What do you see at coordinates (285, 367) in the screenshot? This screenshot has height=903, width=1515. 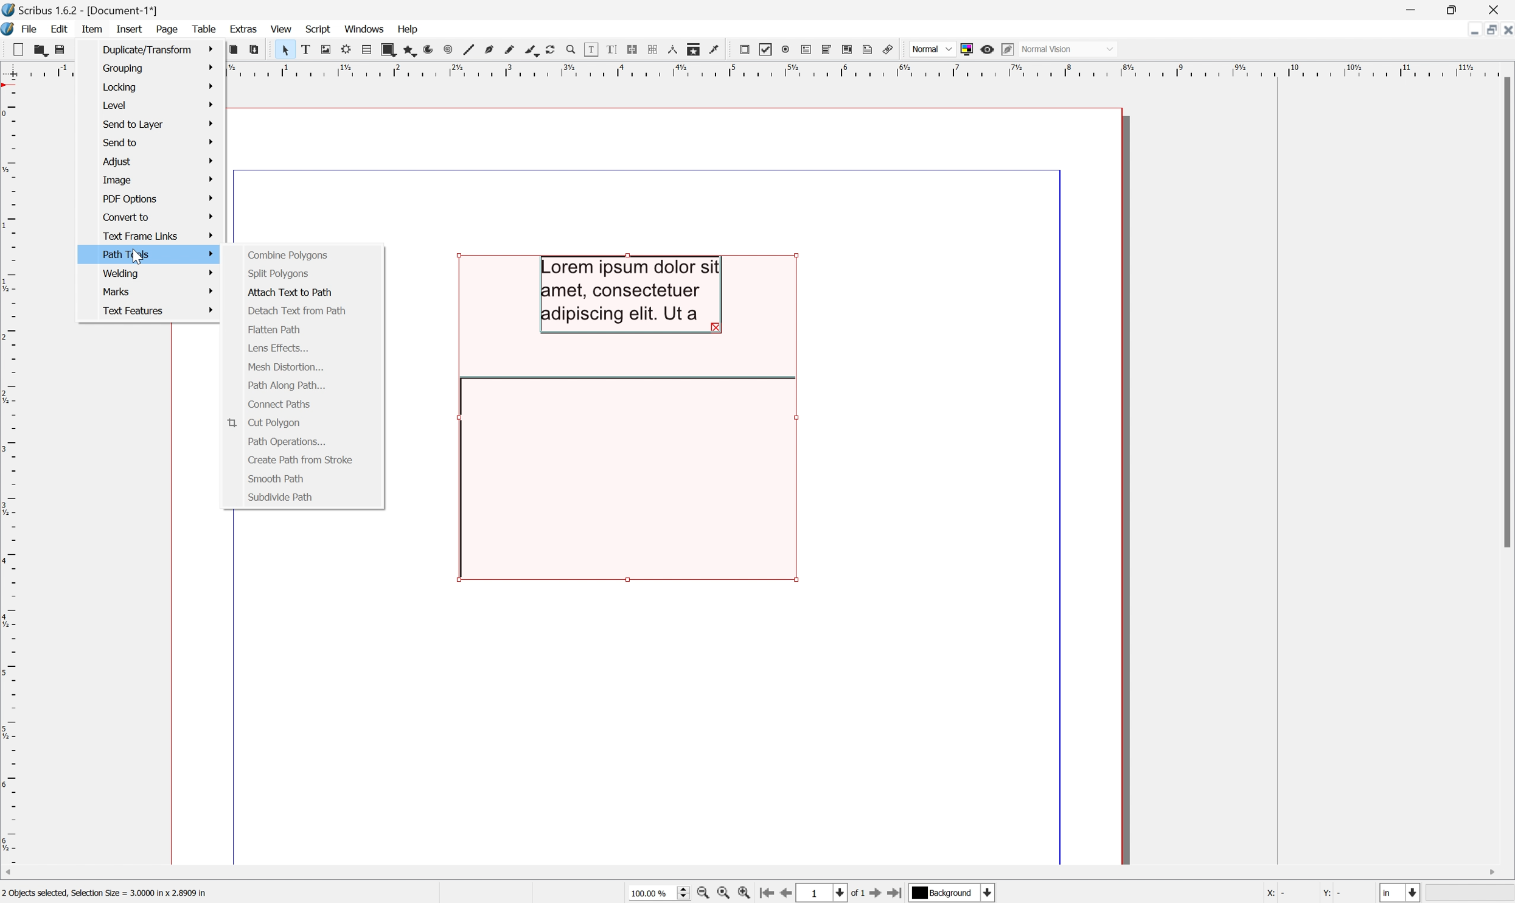 I see `Mesh distortion` at bounding box center [285, 367].